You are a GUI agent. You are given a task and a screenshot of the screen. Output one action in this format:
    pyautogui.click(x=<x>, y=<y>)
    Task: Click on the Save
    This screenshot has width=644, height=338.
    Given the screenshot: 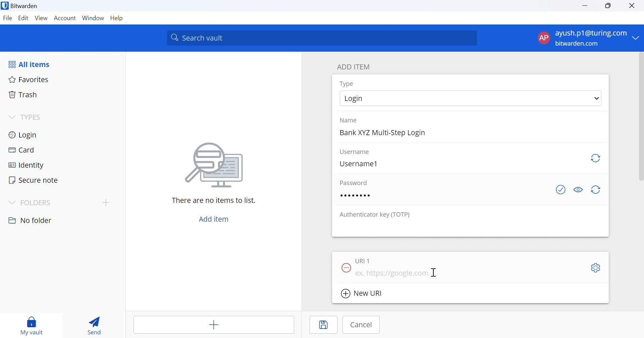 What is the action you would take?
    pyautogui.click(x=324, y=325)
    